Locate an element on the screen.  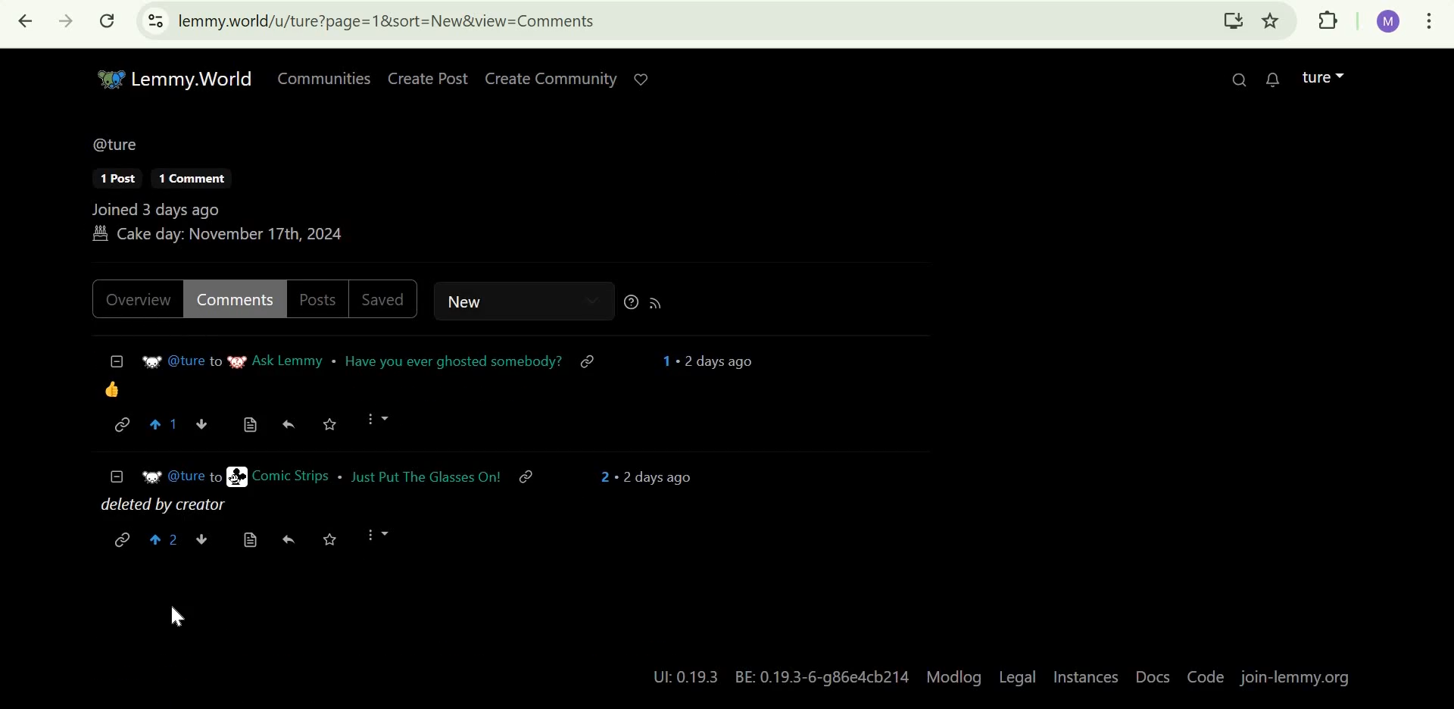
downvote is located at coordinates (207, 423).